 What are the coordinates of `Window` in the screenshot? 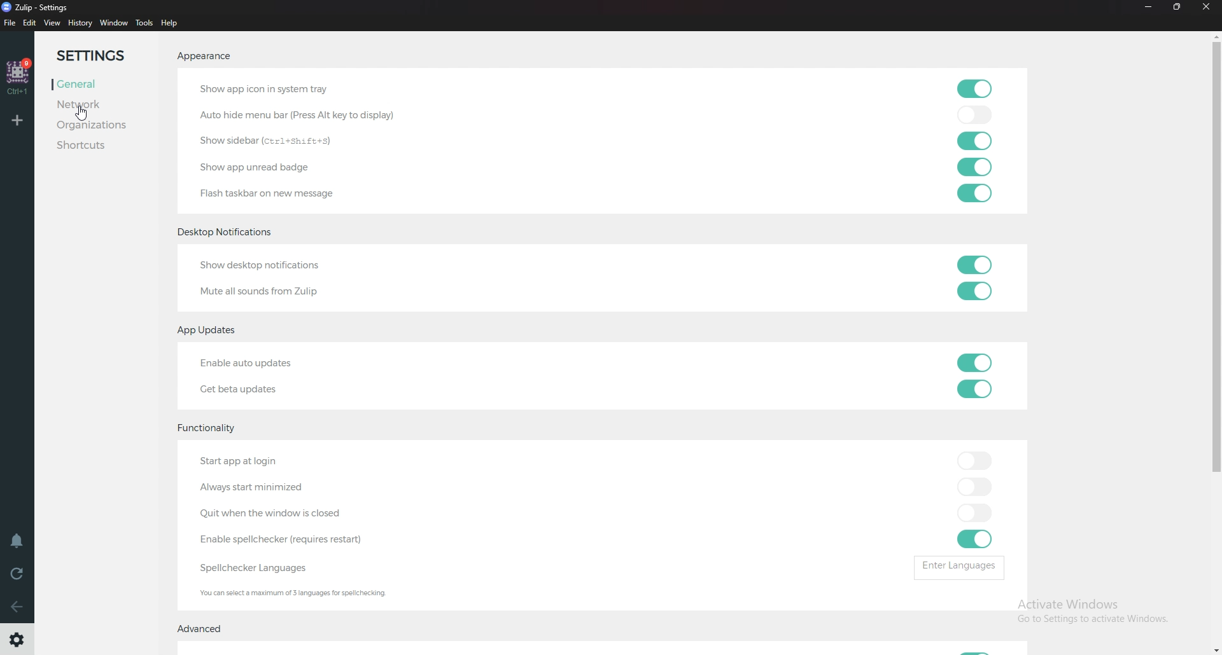 It's located at (113, 24).